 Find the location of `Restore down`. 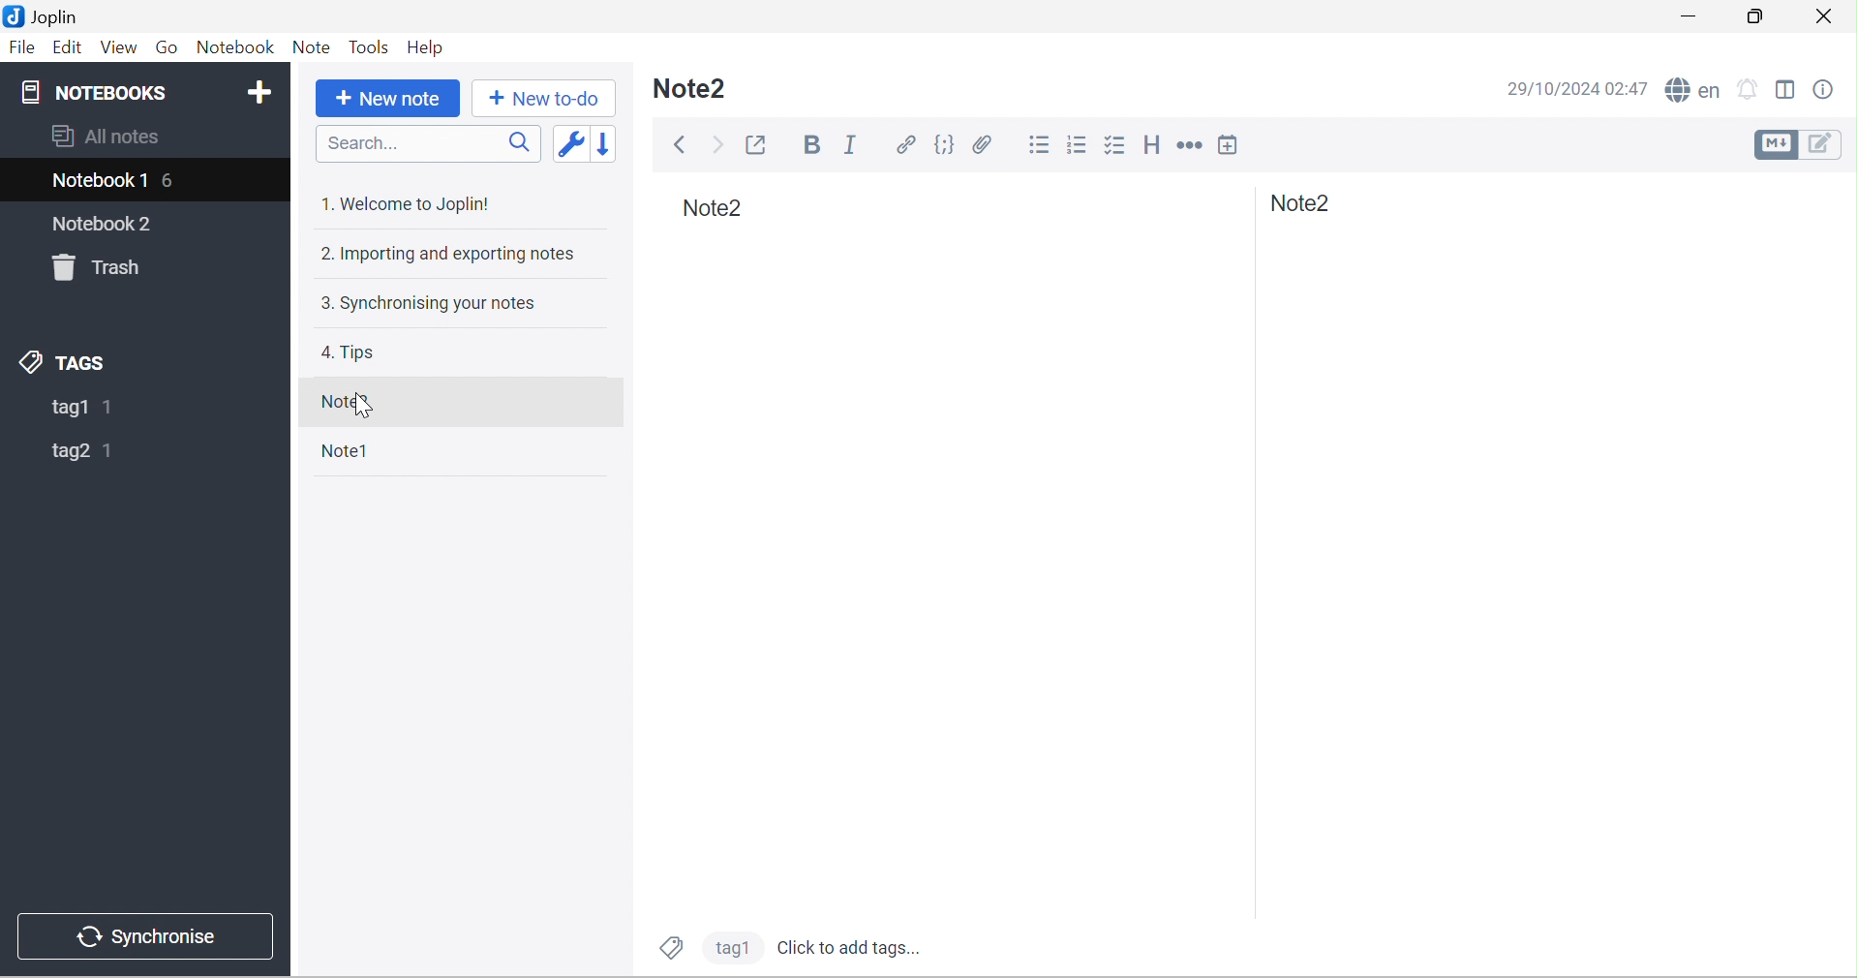

Restore down is located at coordinates (1755, 18).